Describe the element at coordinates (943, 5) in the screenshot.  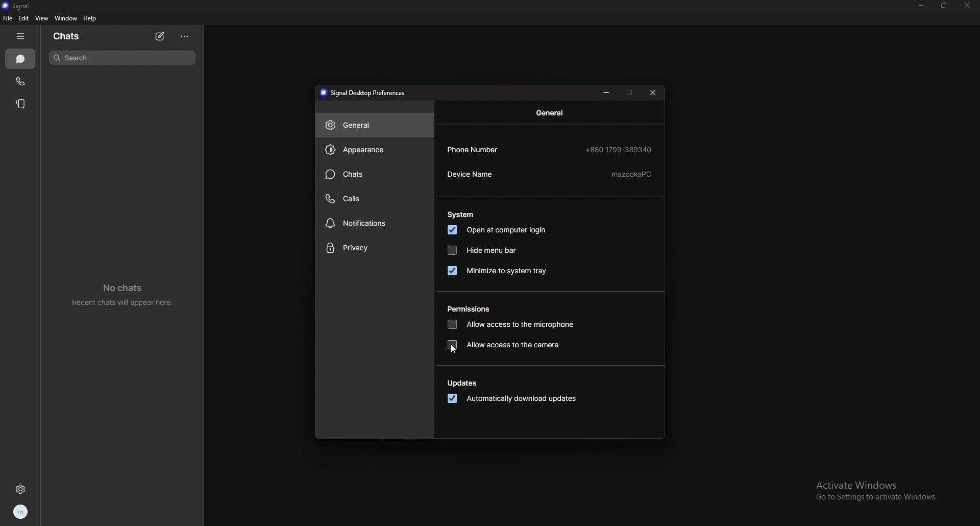
I see `resize` at that location.